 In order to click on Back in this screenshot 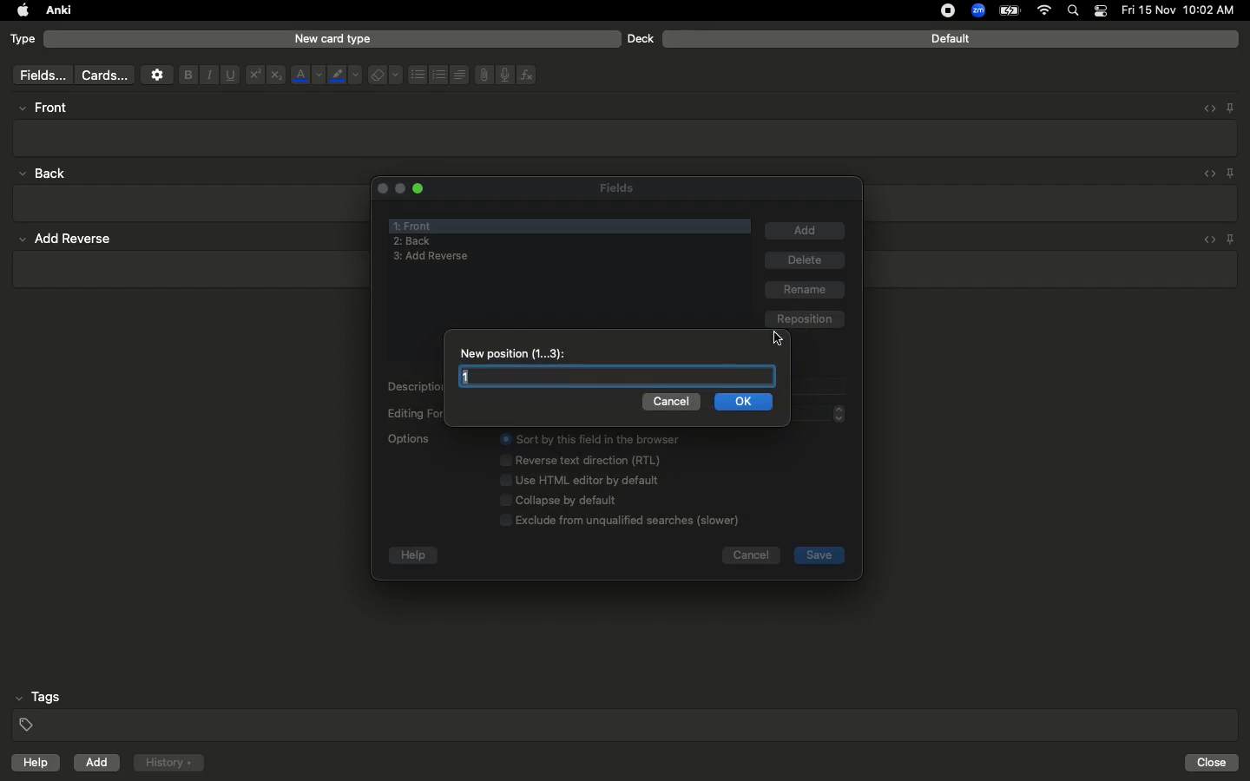, I will do `click(412, 242)`.